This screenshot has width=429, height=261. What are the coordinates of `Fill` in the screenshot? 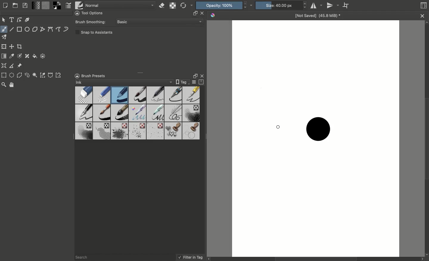 It's located at (35, 56).